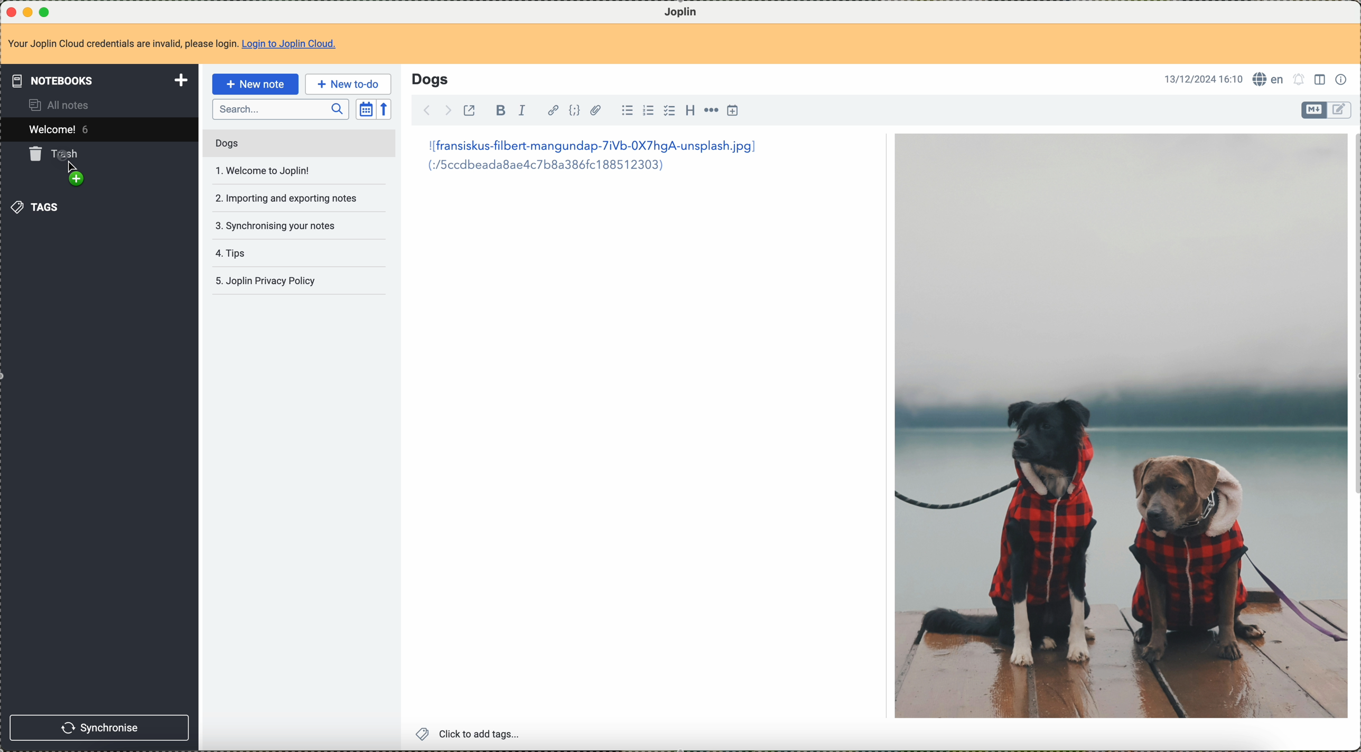 This screenshot has height=752, width=1361. What do you see at coordinates (711, 111) in the screenshot?
I see `horizontal rule` at bounding box center [711, 111].